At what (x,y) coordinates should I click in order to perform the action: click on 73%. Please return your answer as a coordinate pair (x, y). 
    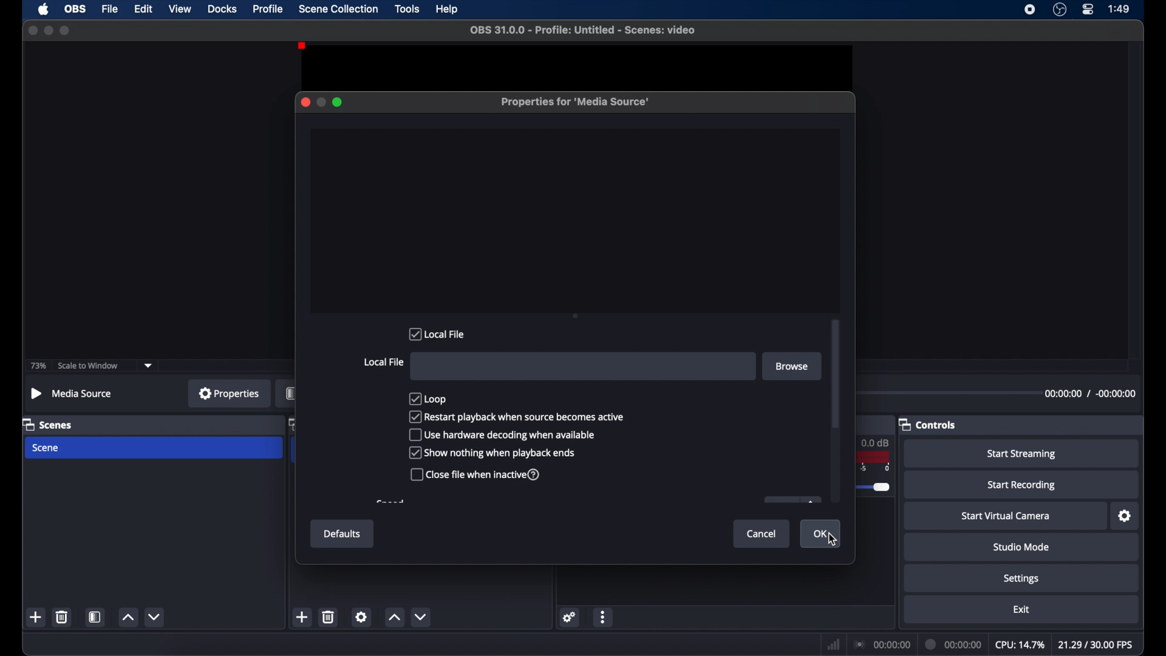
    Looking at the image, I should click on (38, 366).